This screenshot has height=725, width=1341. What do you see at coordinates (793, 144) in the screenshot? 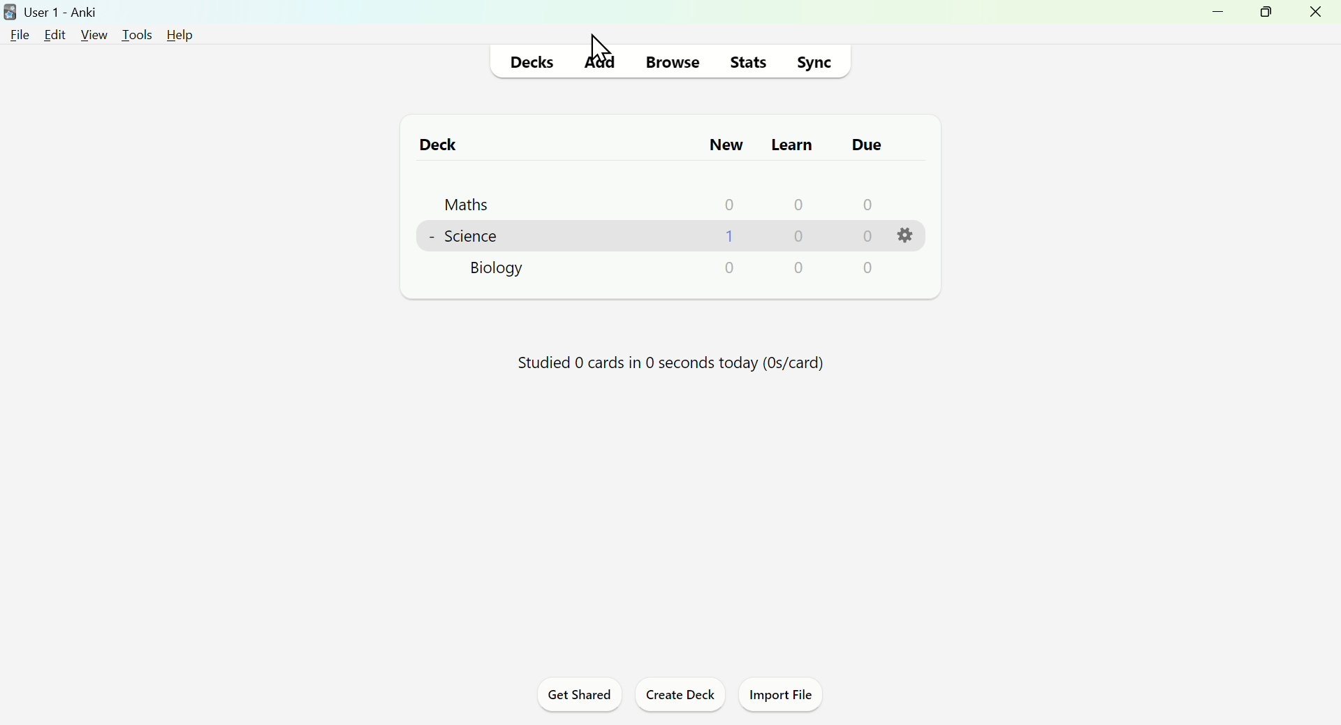
I see `Learn` at bounding box center [793, 144].